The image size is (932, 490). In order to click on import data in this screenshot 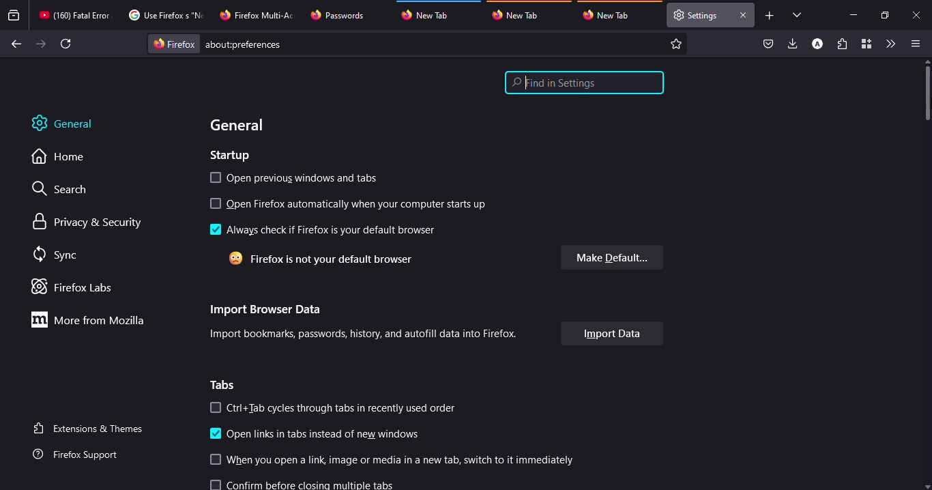, I will do `click(611, 333)`.